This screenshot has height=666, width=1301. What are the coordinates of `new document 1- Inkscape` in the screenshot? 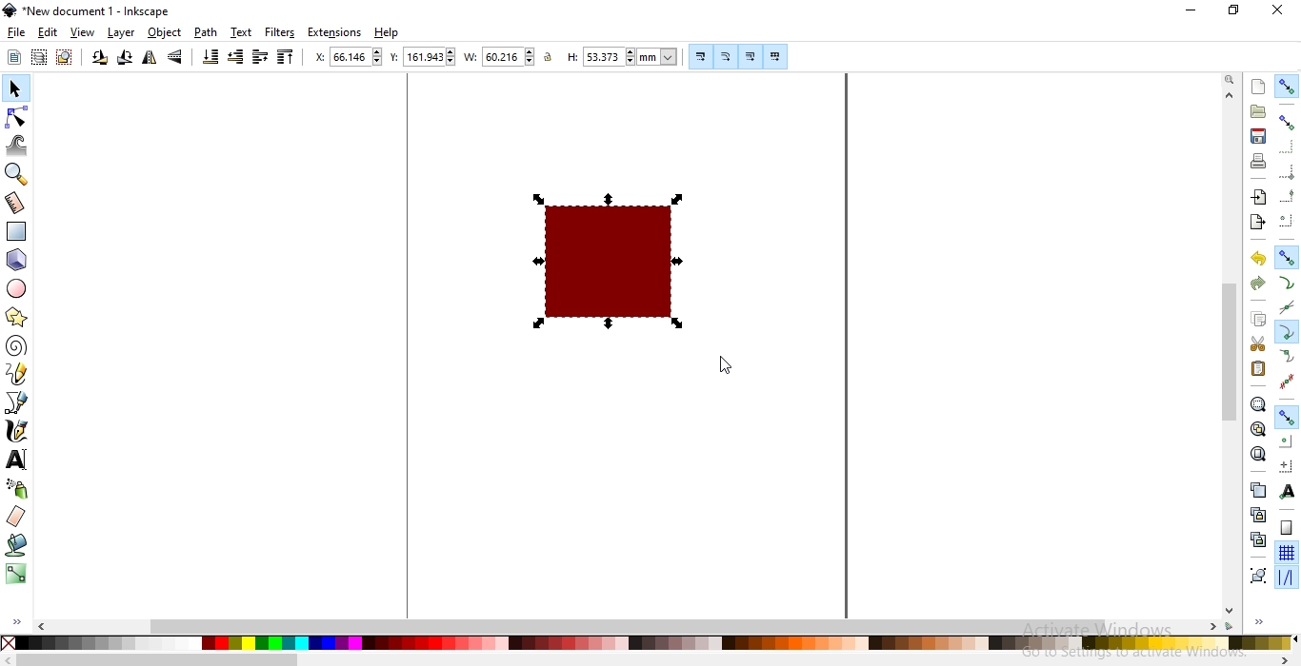 It's located at (93, 11).